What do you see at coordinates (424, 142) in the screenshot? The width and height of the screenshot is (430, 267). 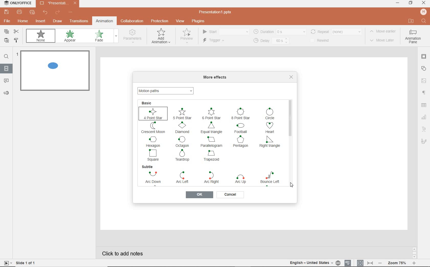 I see `signature` at bounding box center [424, 142].